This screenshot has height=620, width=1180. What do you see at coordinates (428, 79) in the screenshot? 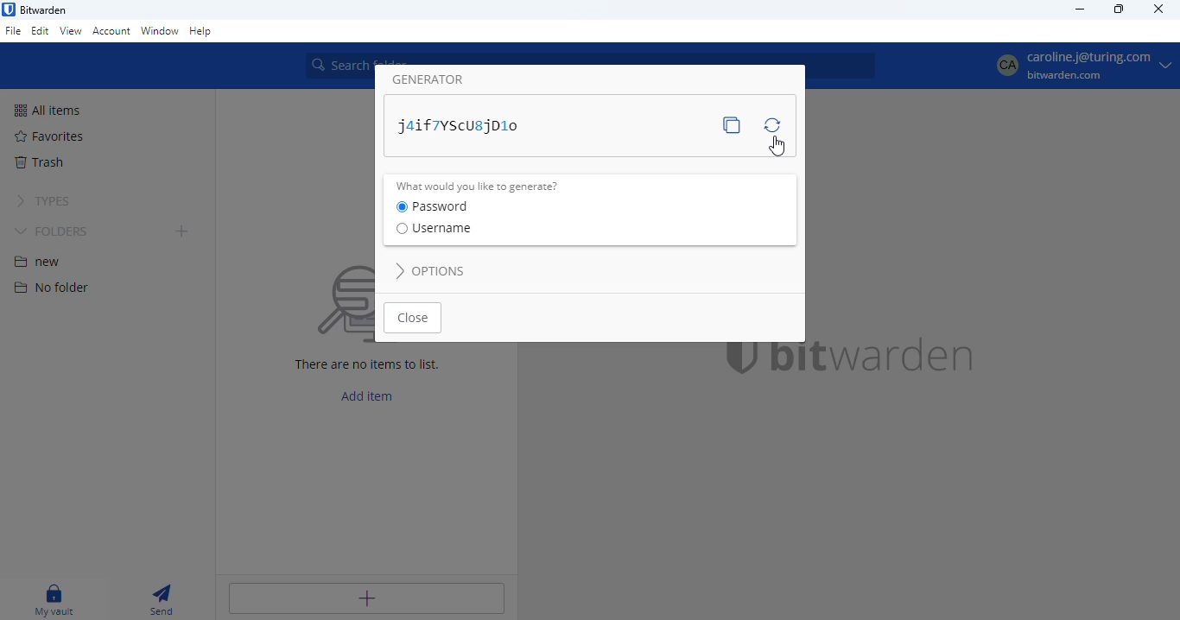
I see `generator` at bounding box center [428, 79].